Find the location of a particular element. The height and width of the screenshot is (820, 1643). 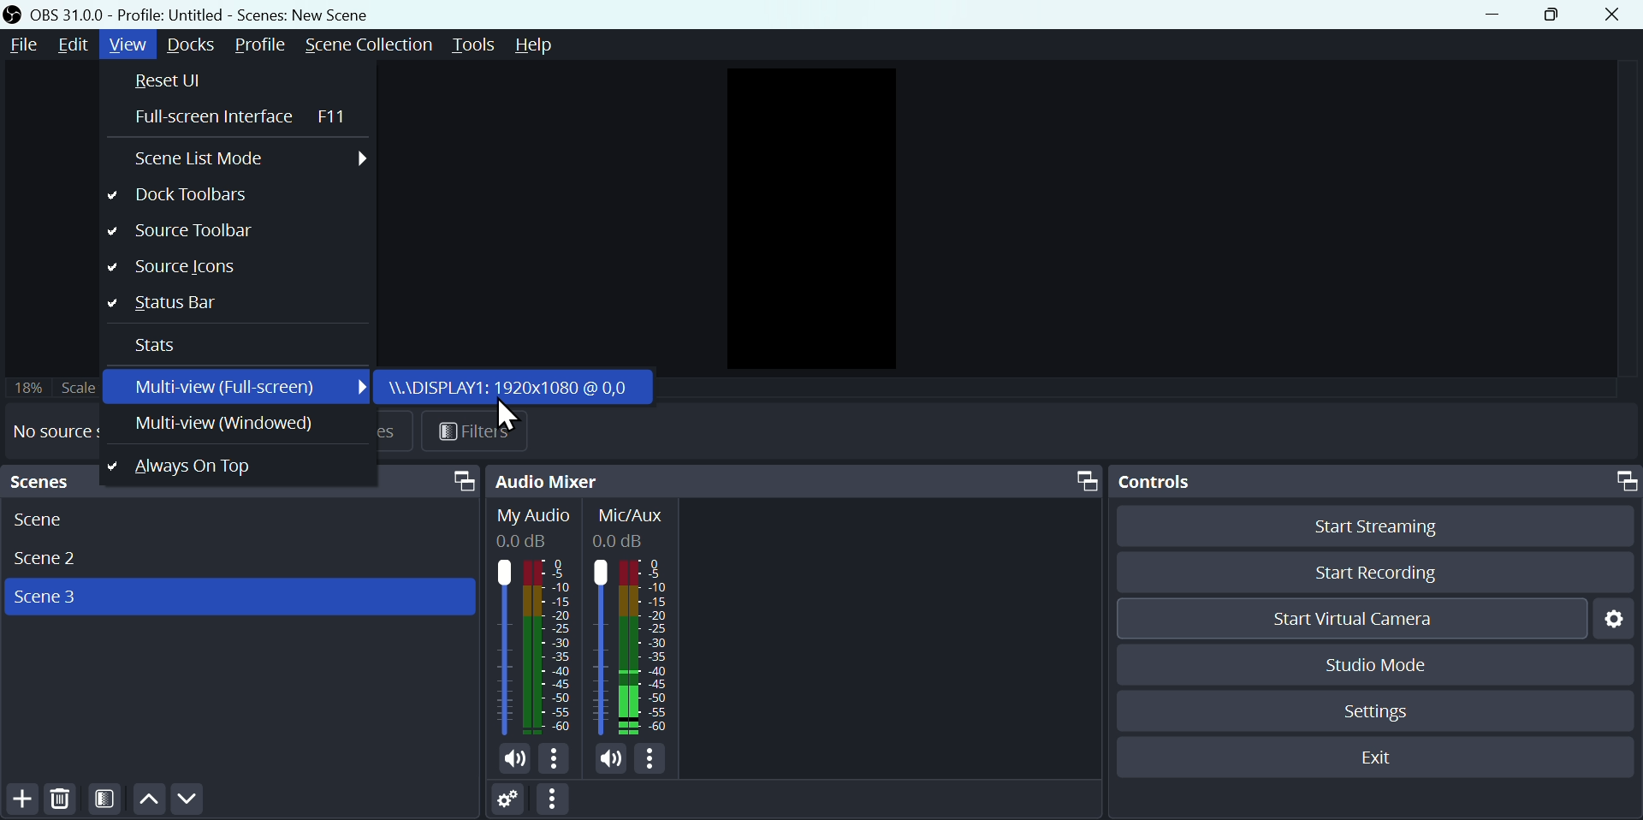

Desktop Audio is located at coordinates (534, 621).